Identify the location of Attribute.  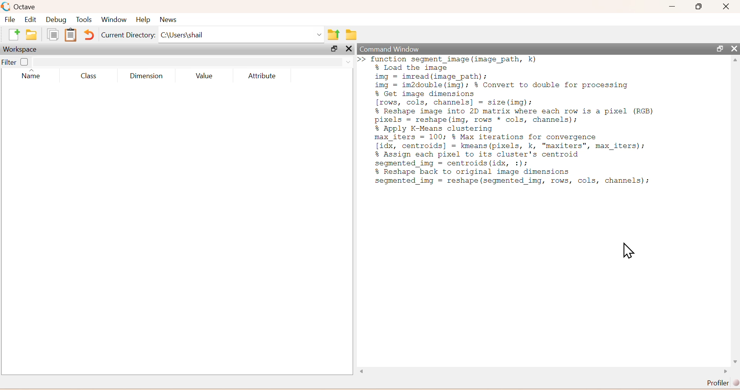
(260, 76).